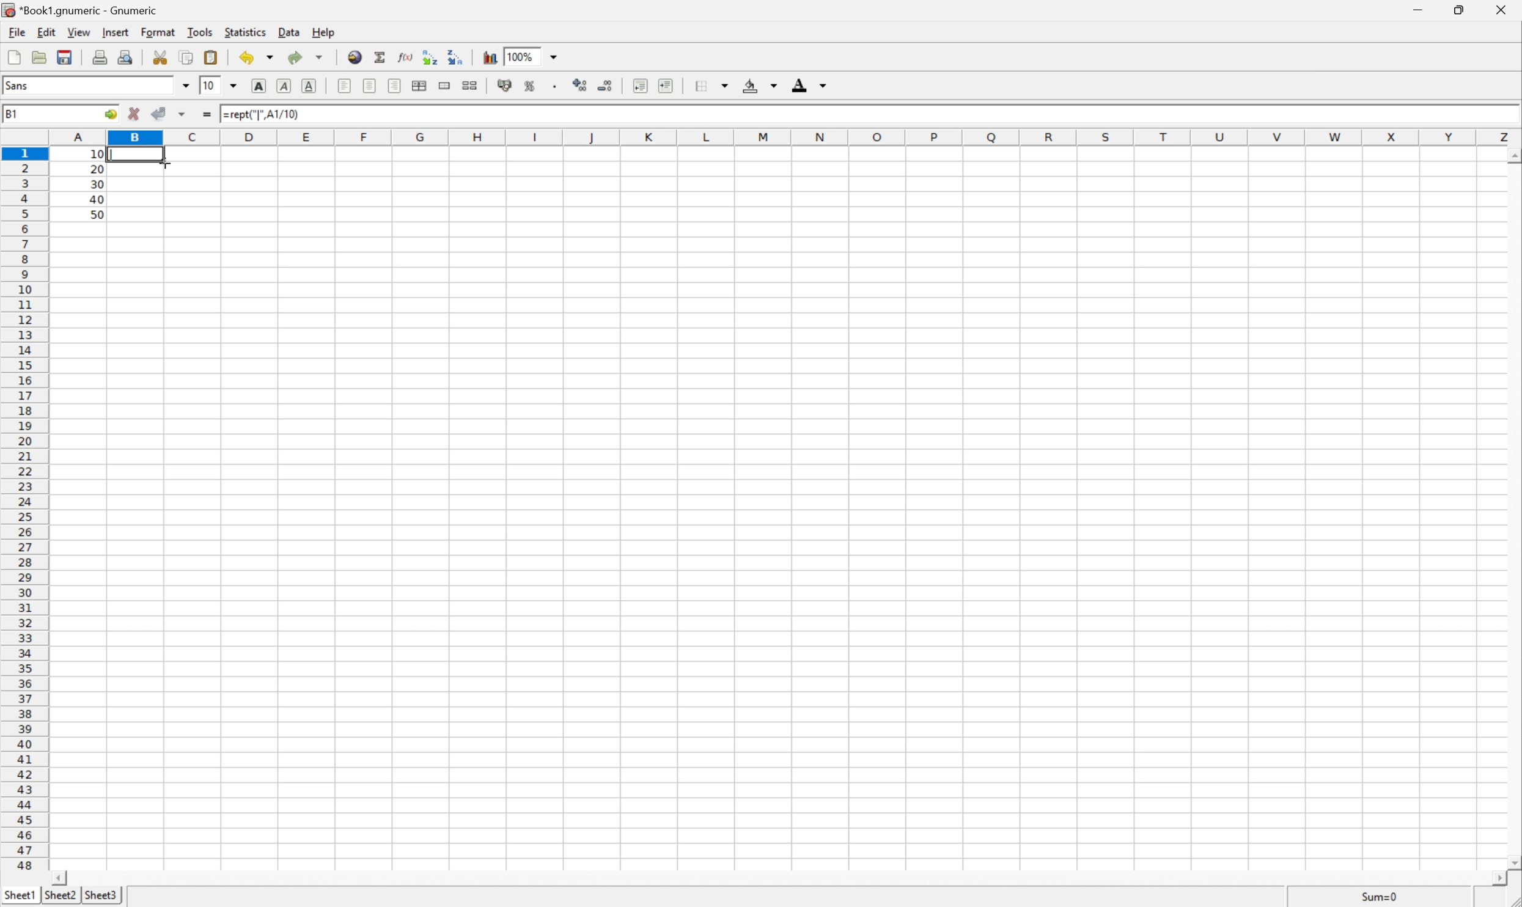 The width and height of the screenshot is (1522, 907). I want to click on Sheet2, so click(62, 896).